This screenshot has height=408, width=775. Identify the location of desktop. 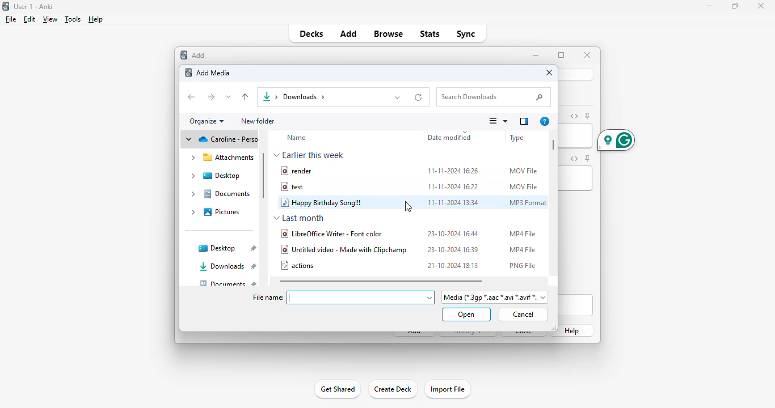
(227, 248).